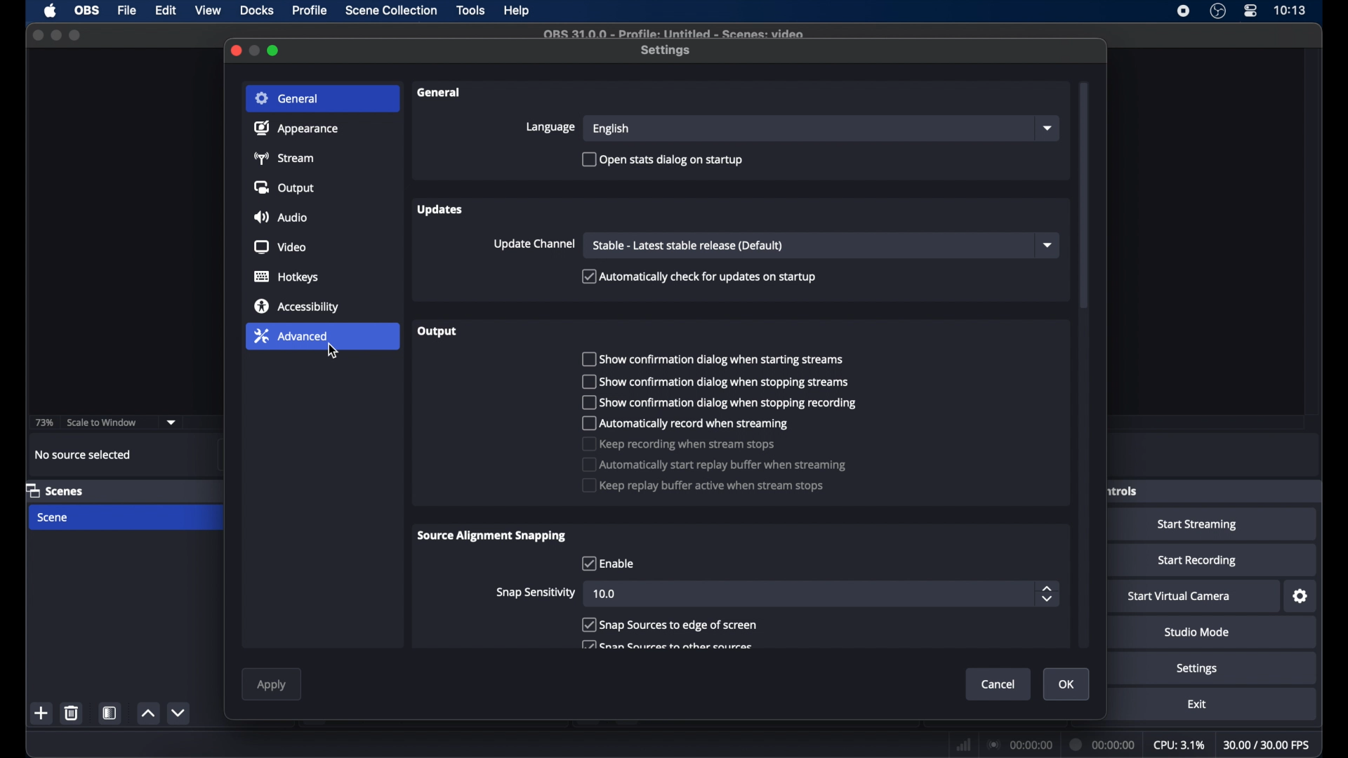  What do you see at coordinates (963, 743) in the screenshot?
I see `network` at bounding box center [963, 743].